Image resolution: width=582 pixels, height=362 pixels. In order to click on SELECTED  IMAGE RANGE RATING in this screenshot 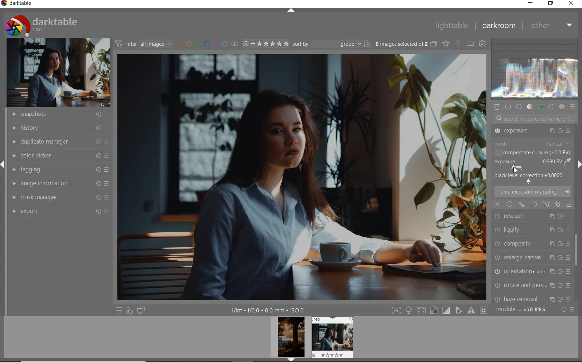, I will do `click(265, 44)`.